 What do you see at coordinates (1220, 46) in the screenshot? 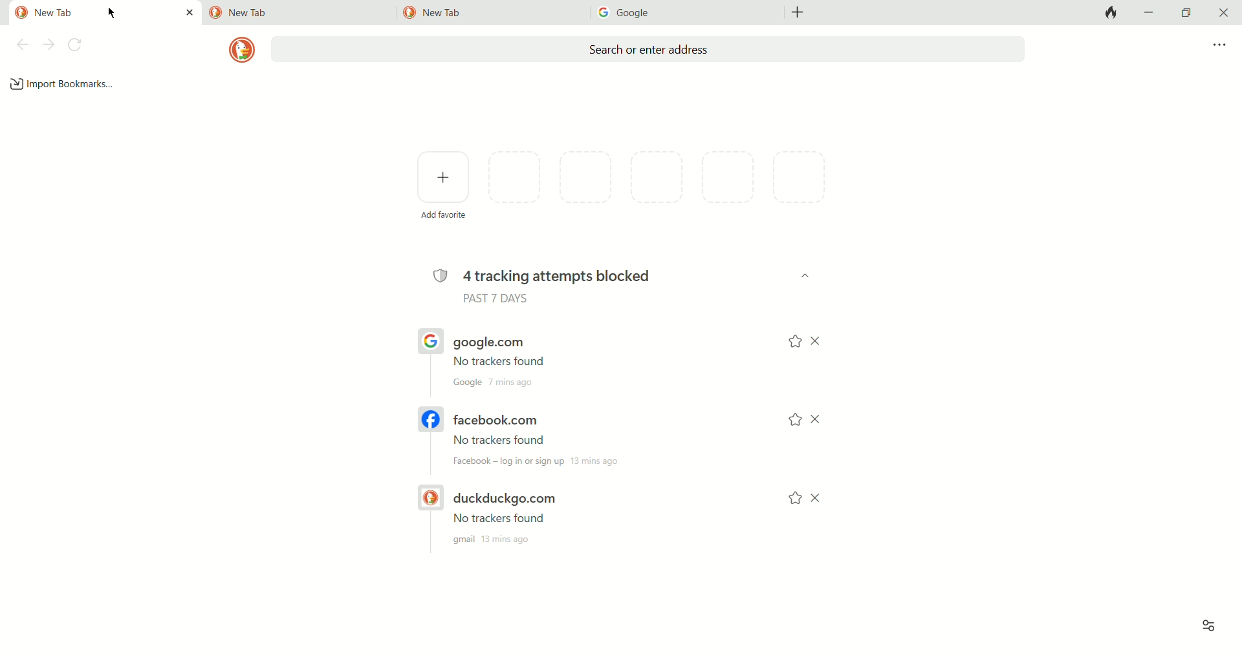
I see `more options` at bounding box center [1220, 46].